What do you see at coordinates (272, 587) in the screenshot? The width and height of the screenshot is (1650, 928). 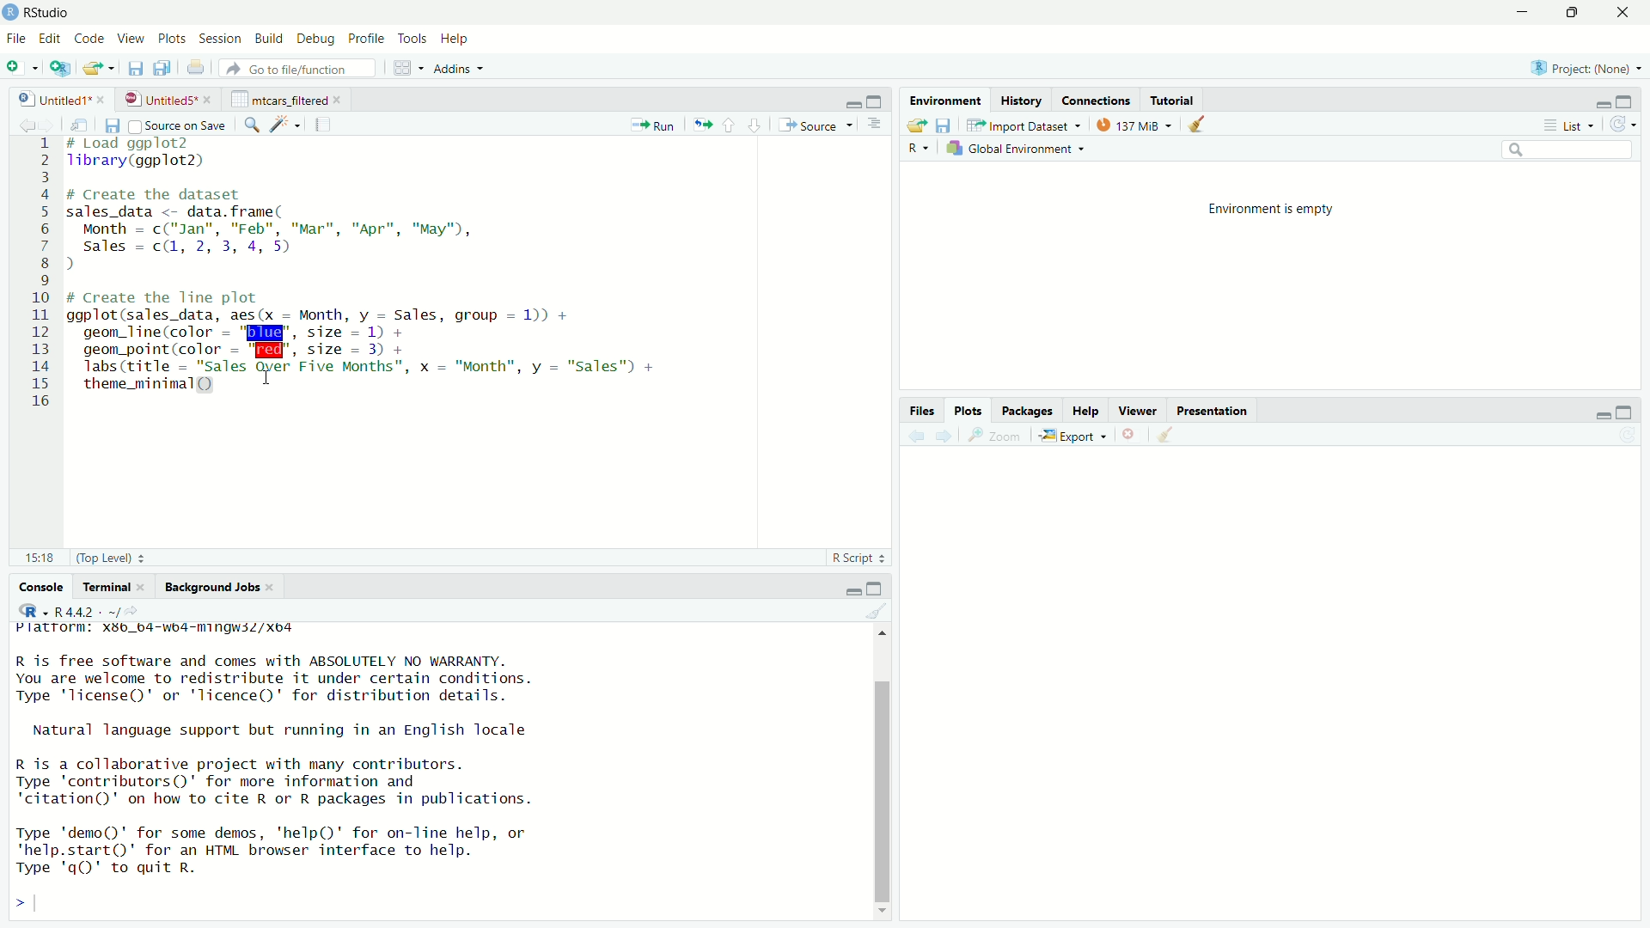 I see `close` at bounding box center [272, 587].